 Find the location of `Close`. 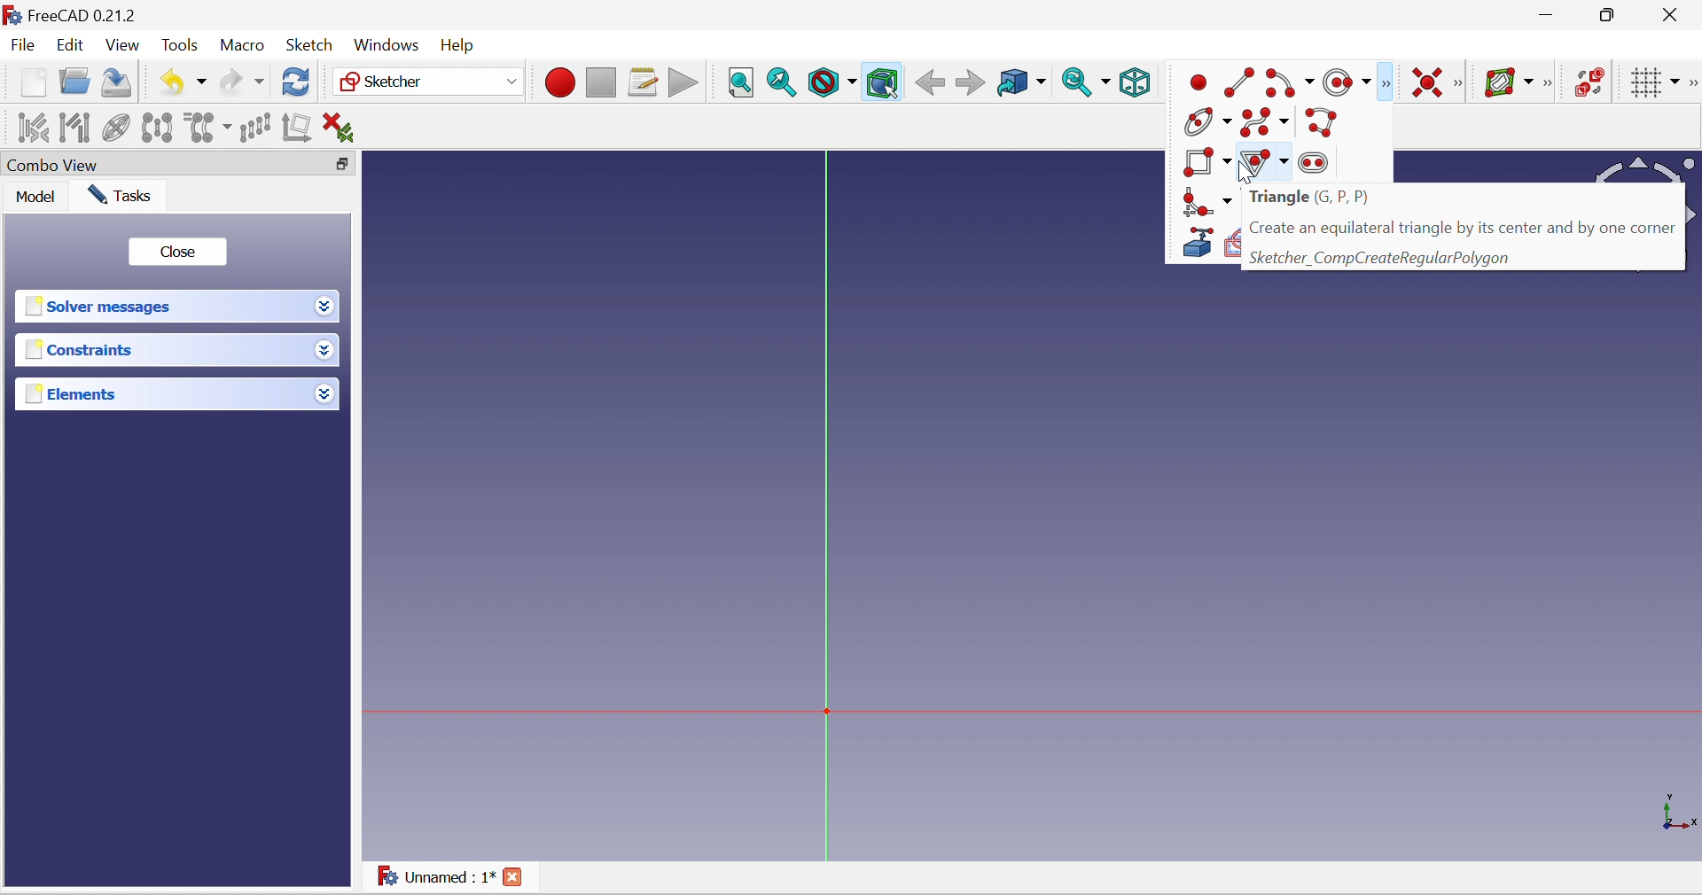

Close is located at coordinates (180, 252).